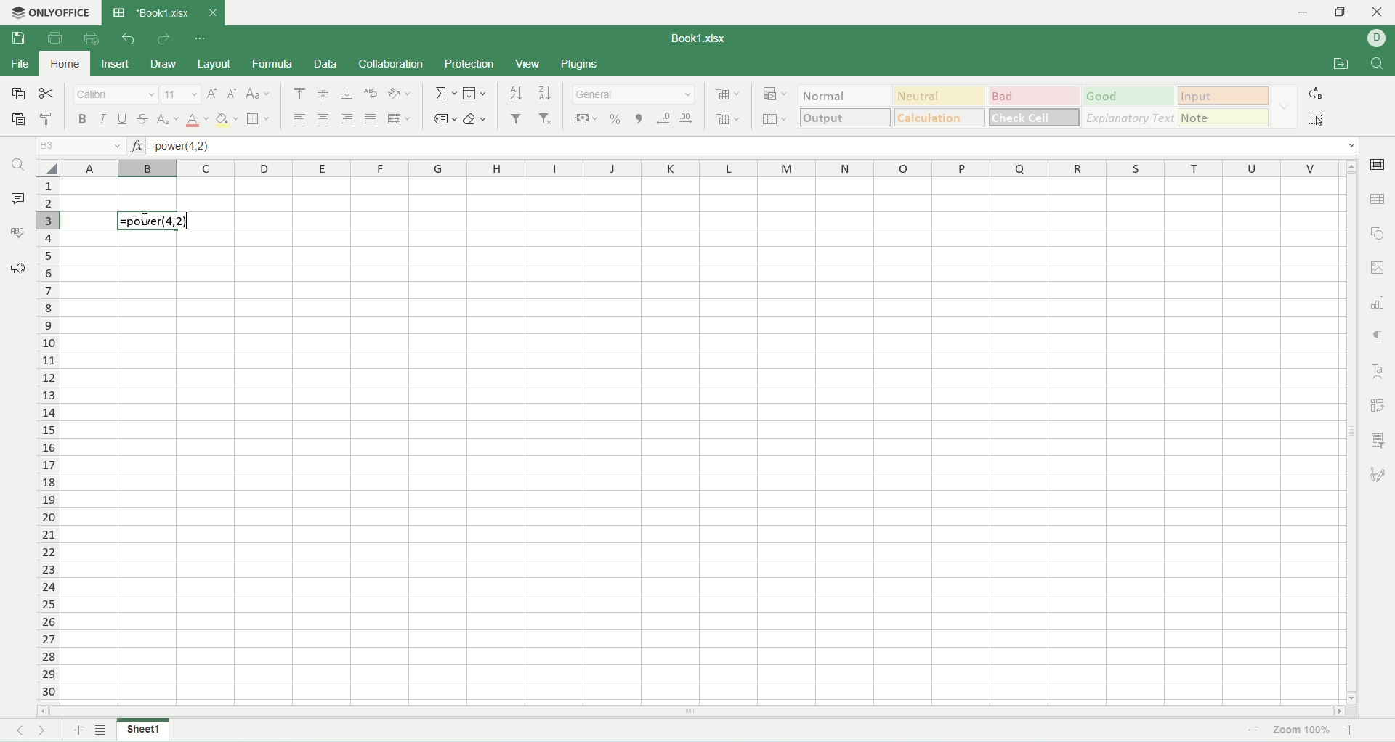 The height and width of the screenshot is (742, 1395). What do you see at coordinates (202, 38) in the screenshot?
I see `cutomize quick access` at bounding box center [202, 38].